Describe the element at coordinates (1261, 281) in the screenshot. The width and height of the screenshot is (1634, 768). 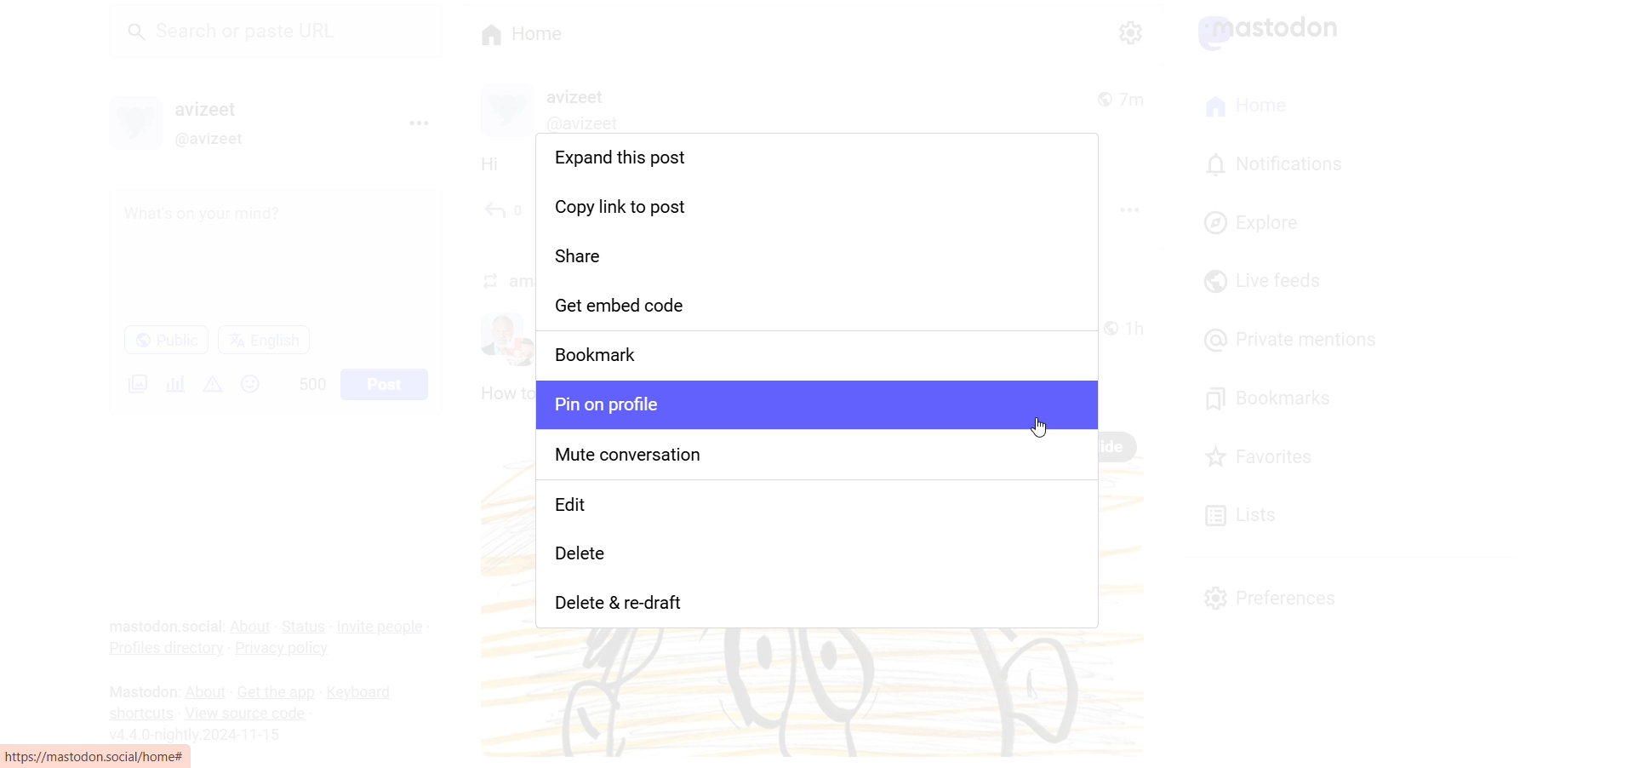
I see `Live Feeds` at that location.